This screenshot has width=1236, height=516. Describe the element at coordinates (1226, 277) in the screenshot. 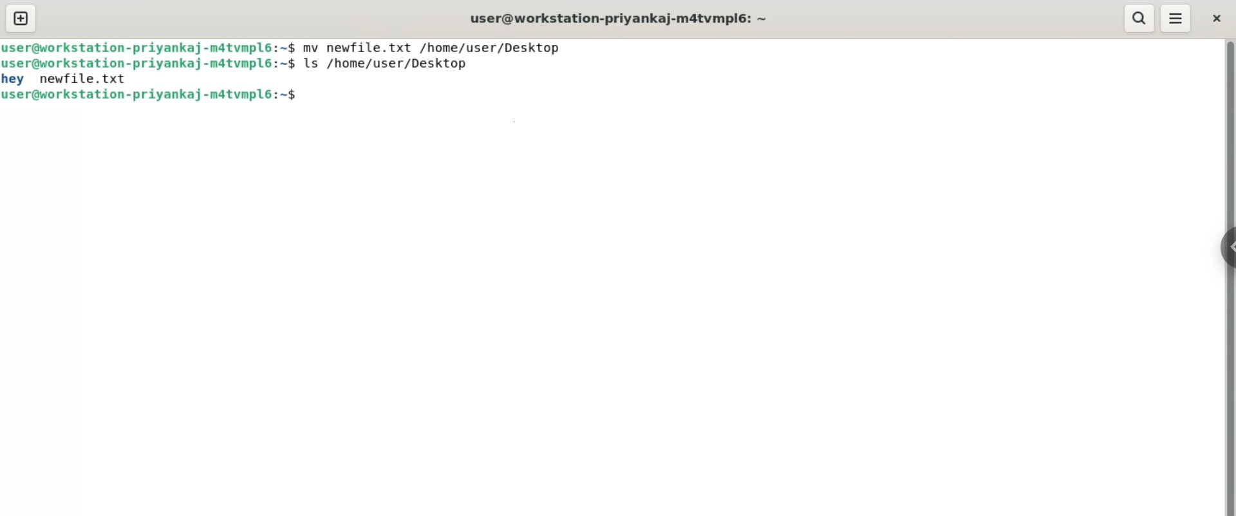

I see `vertical scroll bar` at that location.